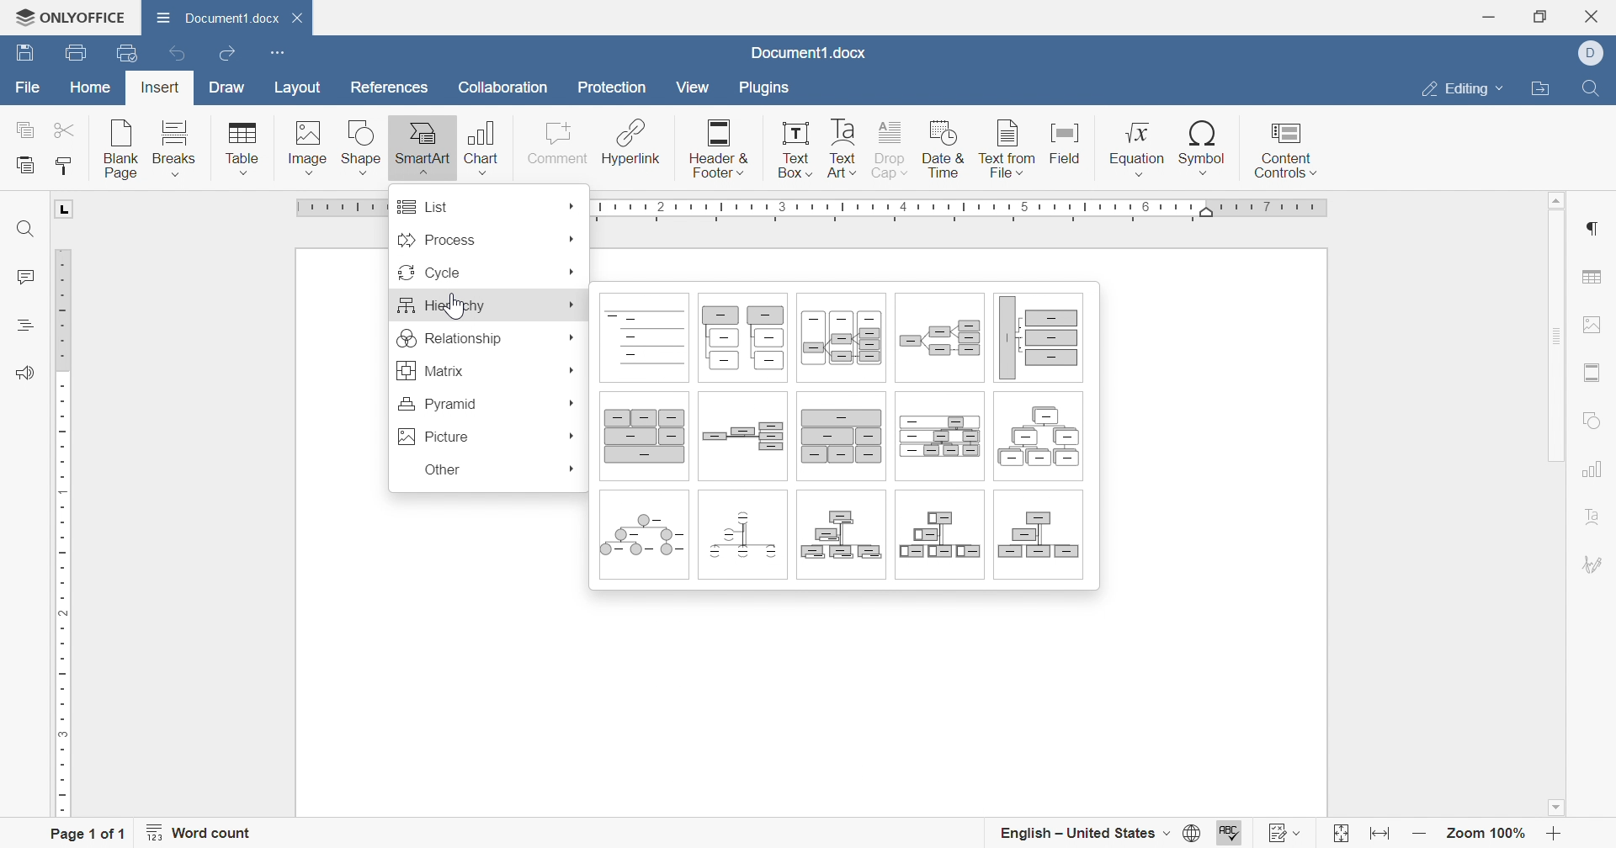 The width and height of the screenshot is (1616, 848). Describe the element at coordinates (23, 323) in the screenshot. I see `Heading` at that location.